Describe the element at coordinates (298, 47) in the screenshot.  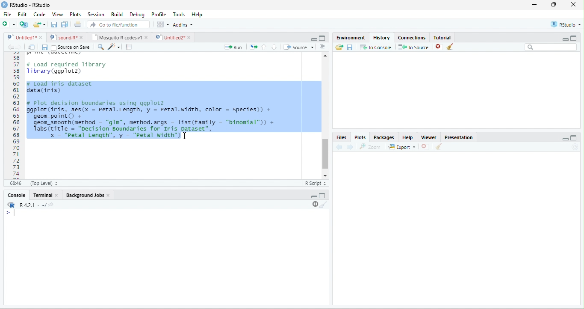
I see `Source` at that location.